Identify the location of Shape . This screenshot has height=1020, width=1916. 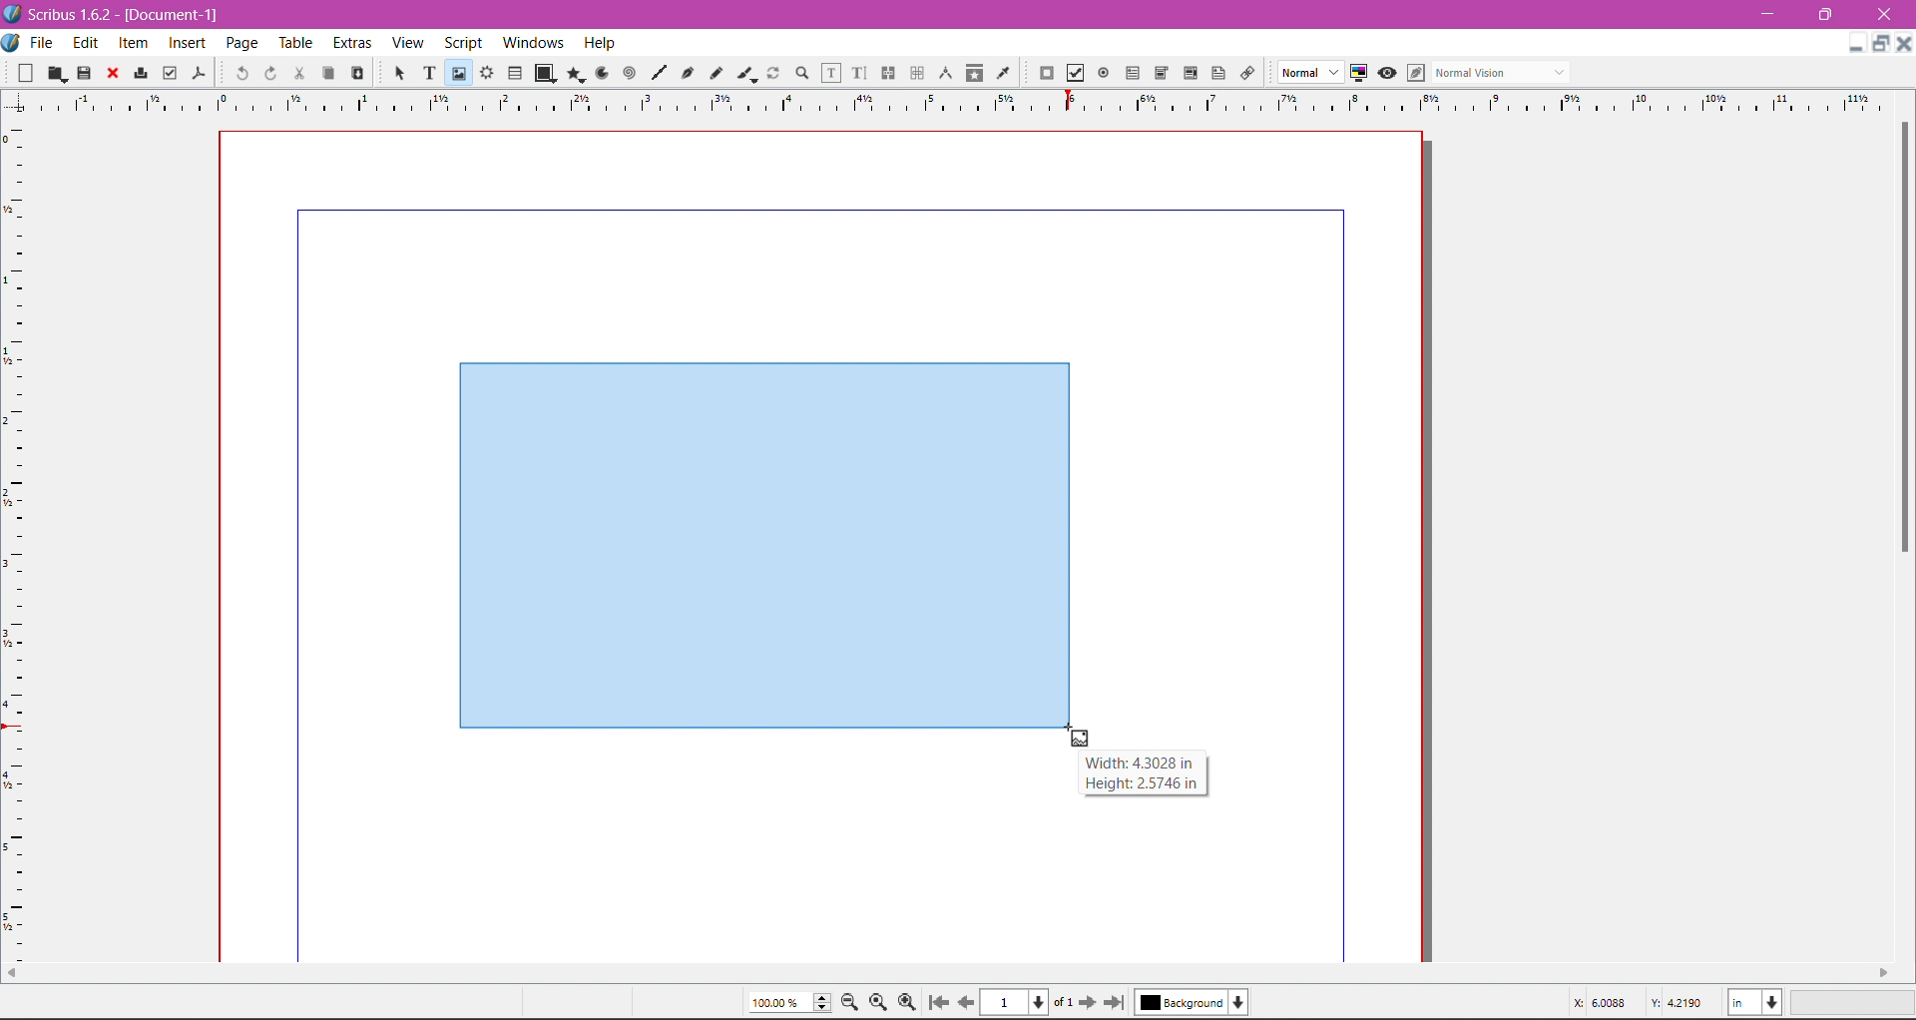
(547, 74).